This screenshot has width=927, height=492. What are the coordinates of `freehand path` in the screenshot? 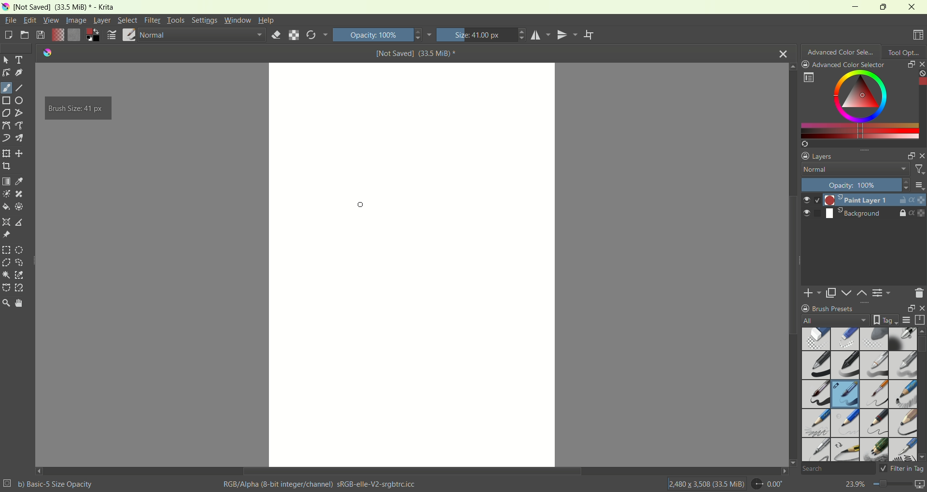 It's located at (21, 125).